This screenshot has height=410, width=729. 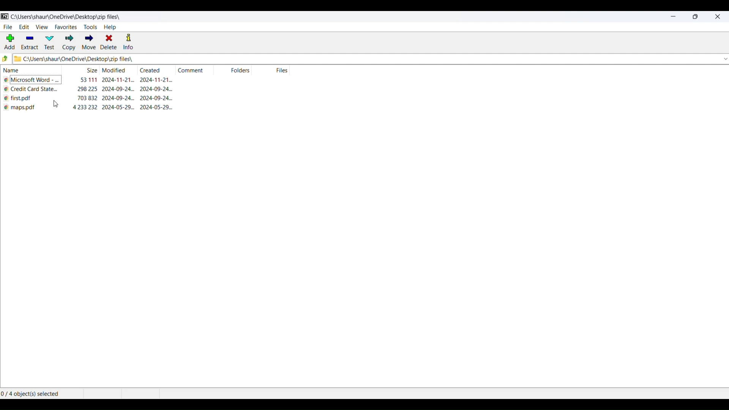 I want to click on file size, so click(x=86, y=107).